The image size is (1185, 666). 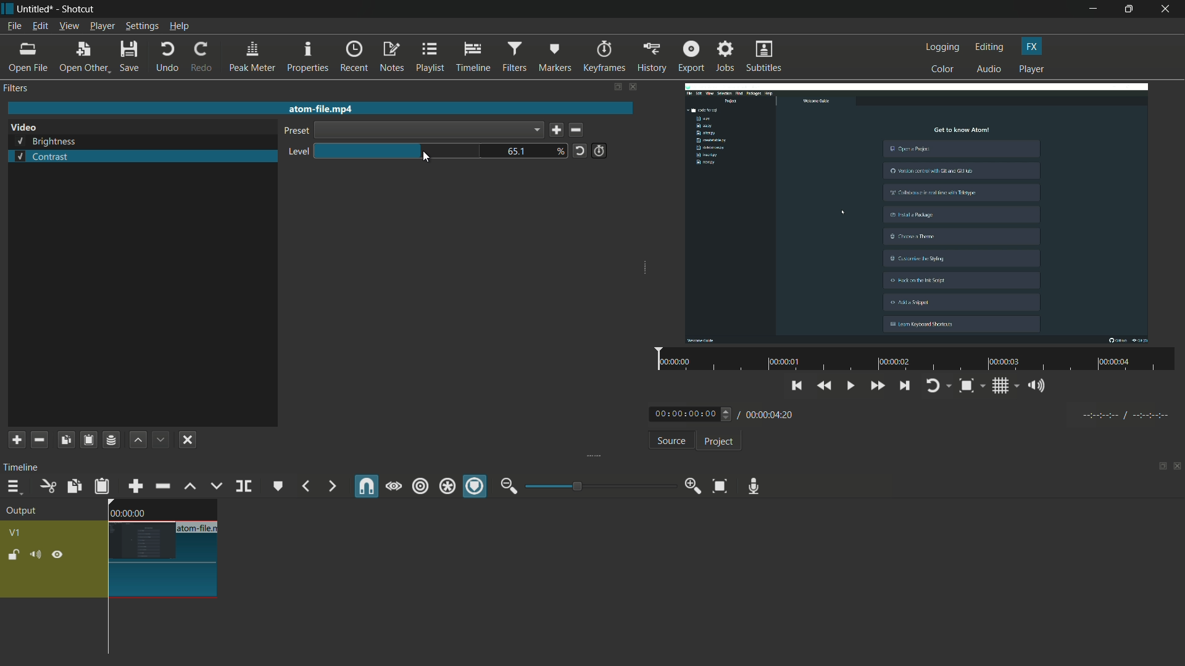 I want to click on zoom out, so click(x=509, y=486).